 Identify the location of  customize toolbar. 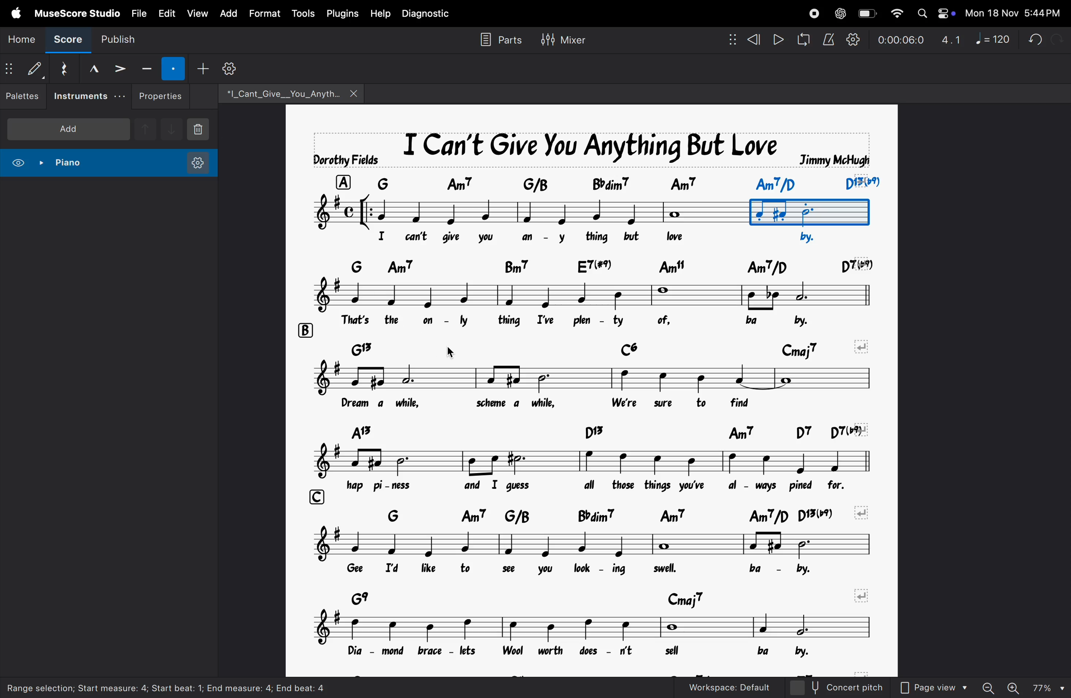
(234, 67).